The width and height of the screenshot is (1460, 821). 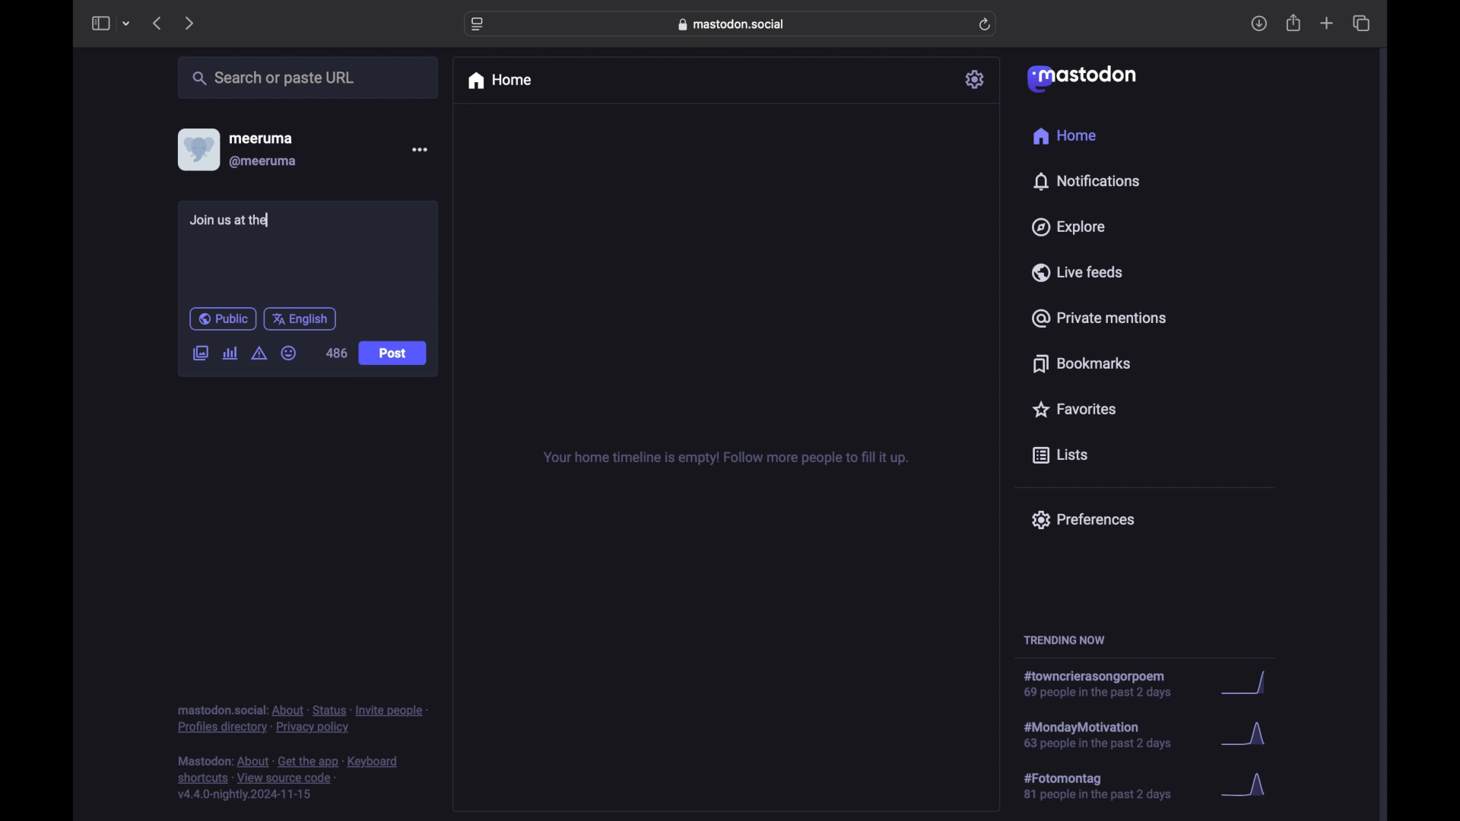 I want to click on web address, so click(x=735, y=24).